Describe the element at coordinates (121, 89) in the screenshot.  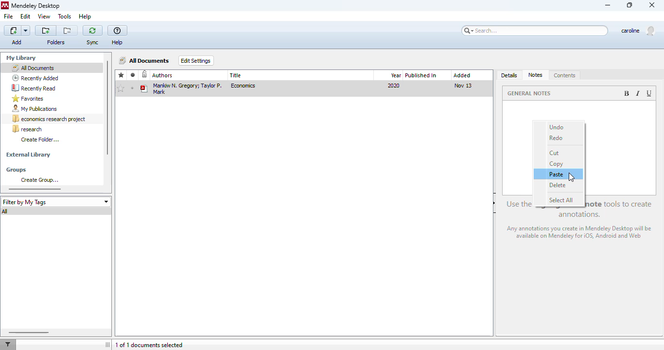
I see `add to favorites` at that location.